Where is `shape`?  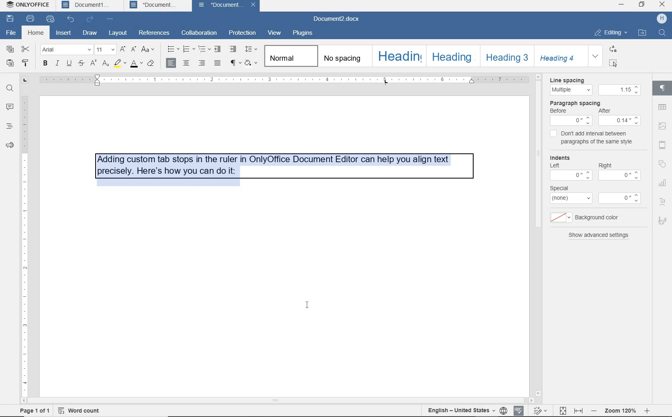 shape is located at coordinates (664, 163).